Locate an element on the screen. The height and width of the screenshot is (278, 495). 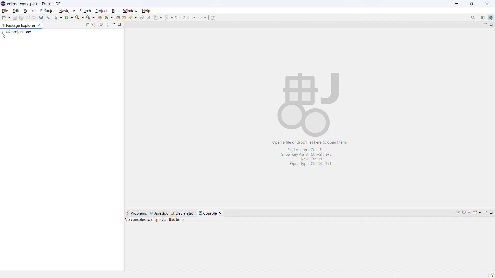
Refactor is located at coordinates (49, 11).